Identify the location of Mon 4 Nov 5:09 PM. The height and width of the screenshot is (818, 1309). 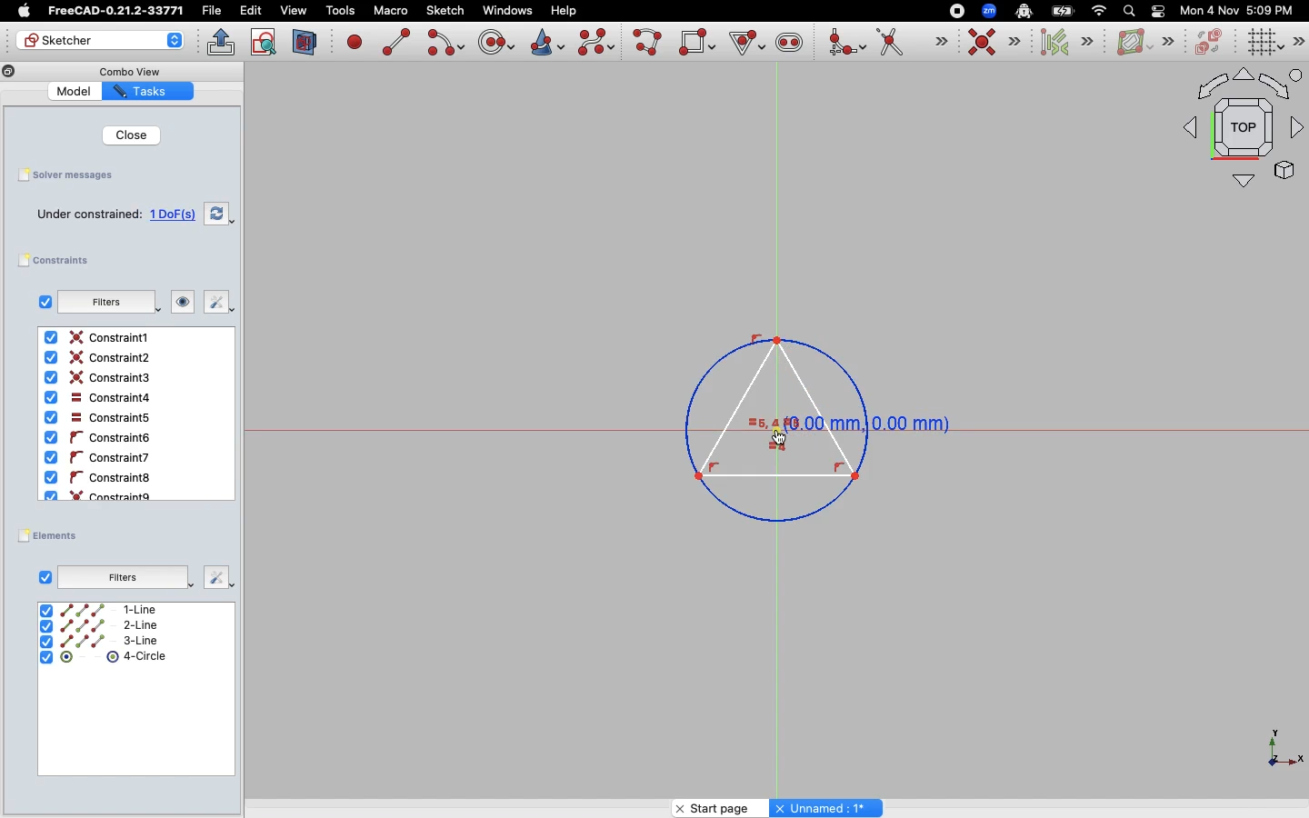
(1239, 11).